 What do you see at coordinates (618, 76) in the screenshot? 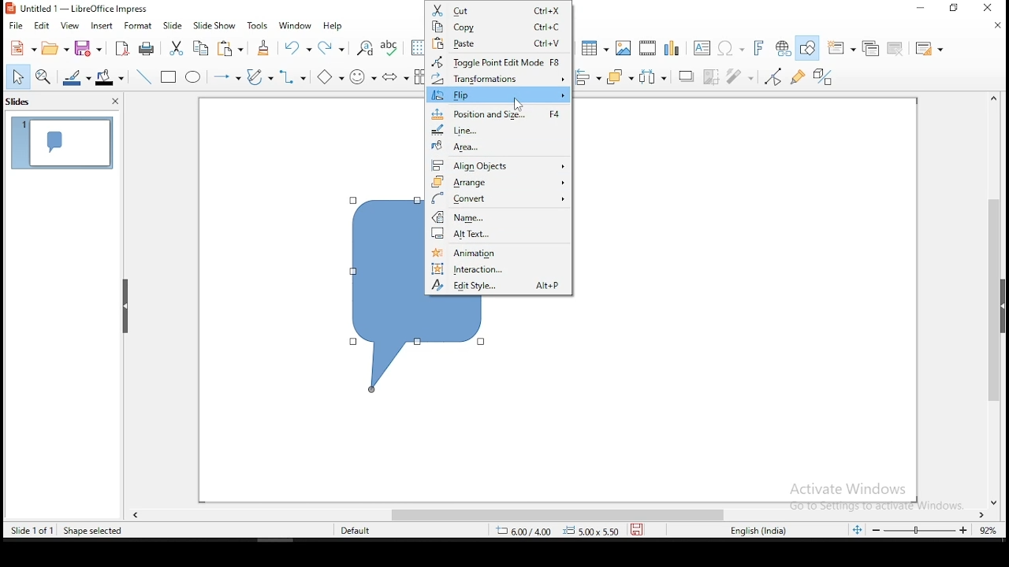
I see `arrange` at bounding box center [618, 76].